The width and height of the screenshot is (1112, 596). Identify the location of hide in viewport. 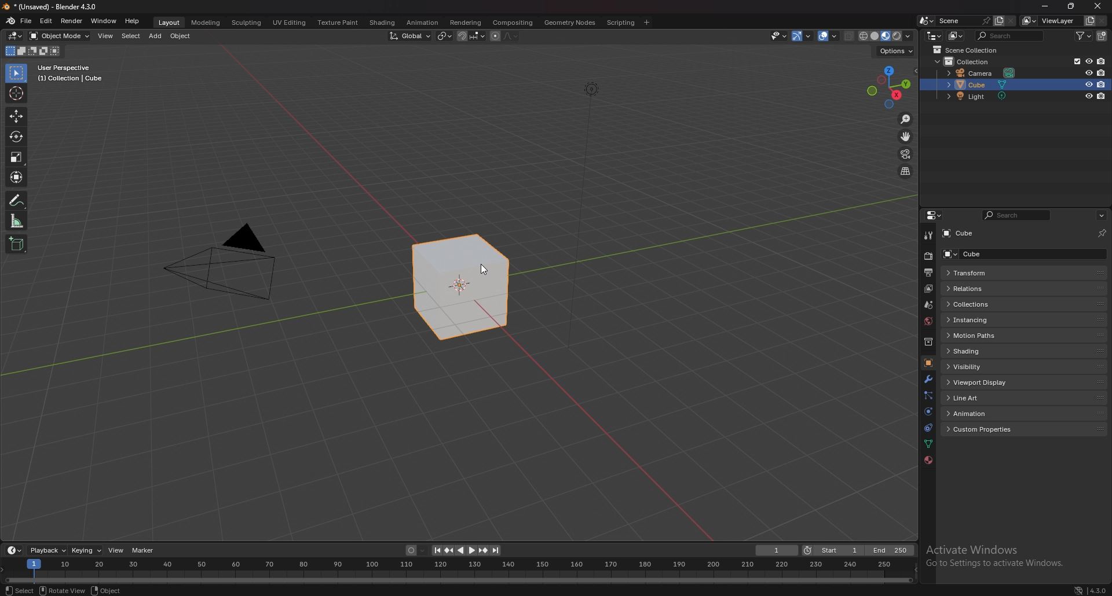
(1087, 96).